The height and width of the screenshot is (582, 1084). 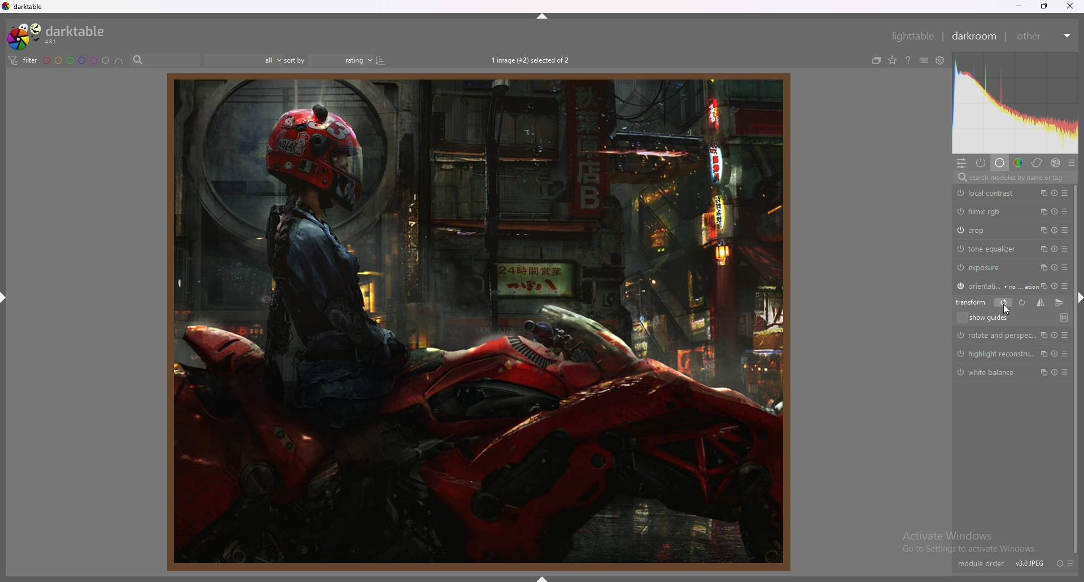 I want to click on flip anticlockwise, so click(x=1003, y=303).